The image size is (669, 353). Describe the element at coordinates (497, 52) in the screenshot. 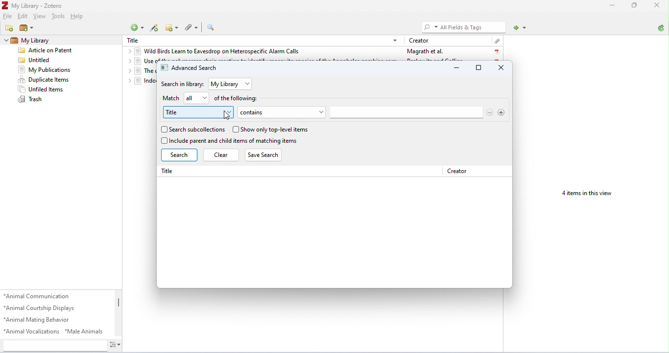

I see `pdf icon` at that location.